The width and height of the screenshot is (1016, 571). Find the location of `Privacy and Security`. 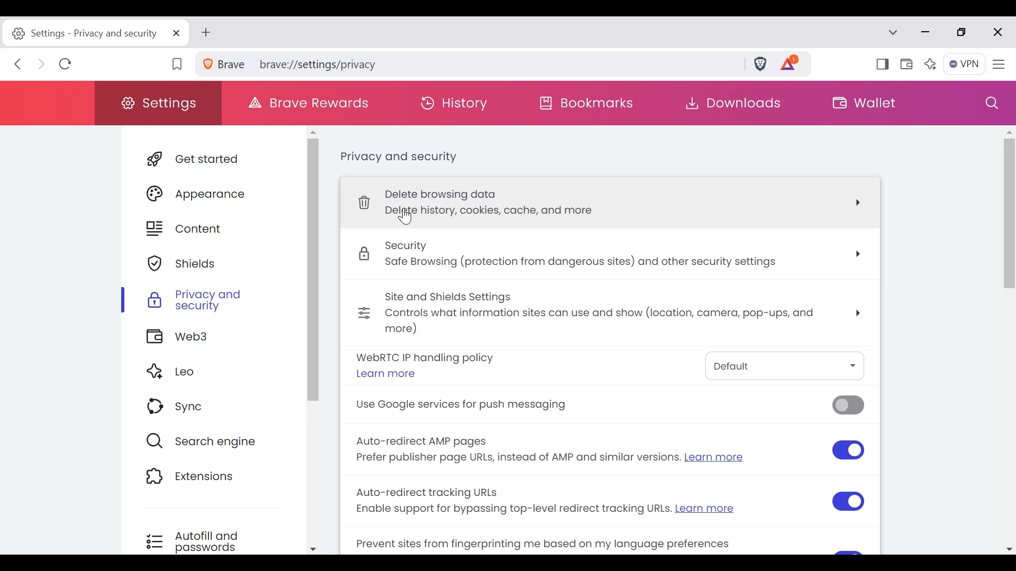

Privacy and Security is located at coordinates (212, 300).